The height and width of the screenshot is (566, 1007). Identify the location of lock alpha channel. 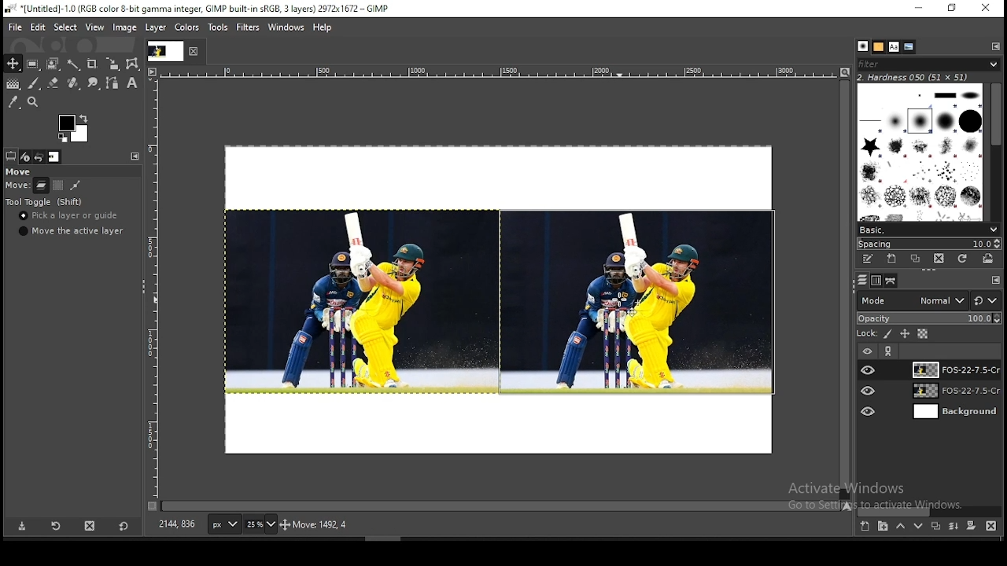
(922, 334).